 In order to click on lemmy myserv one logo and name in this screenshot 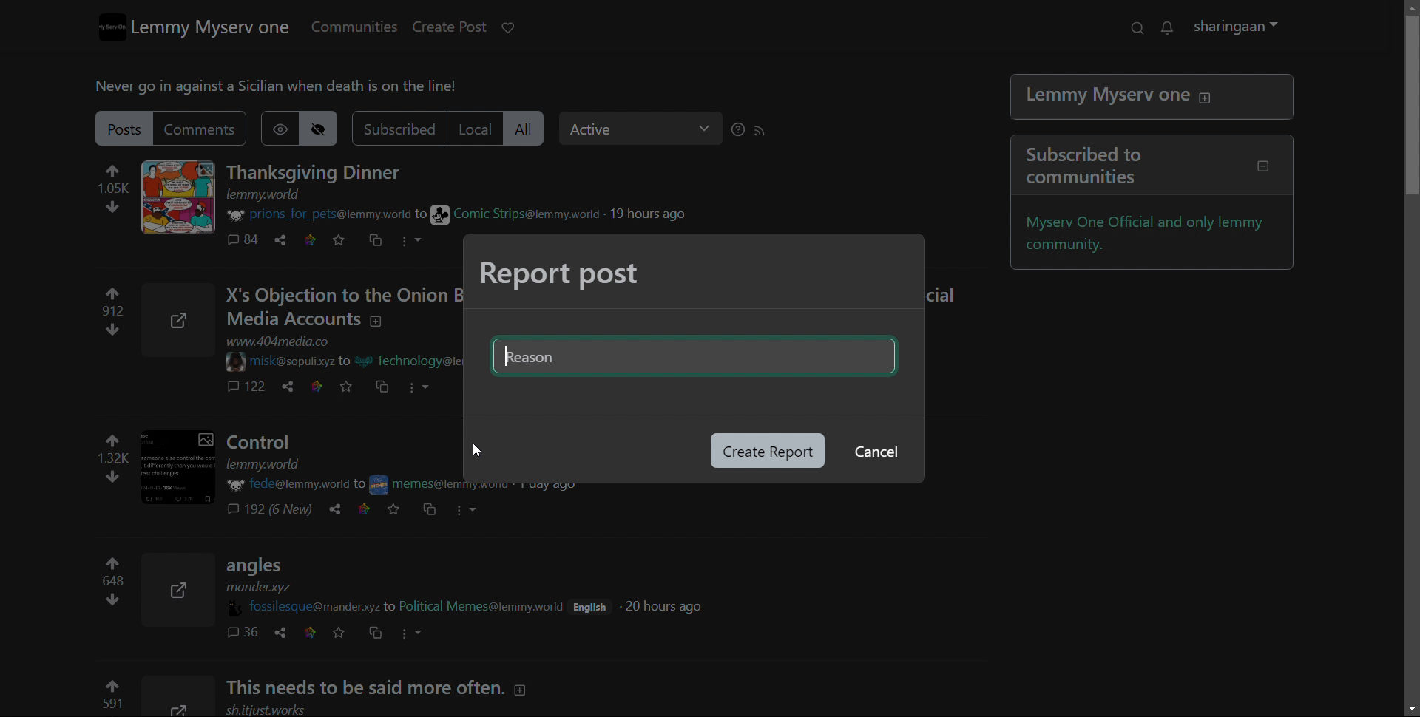, I will do `click(203, 27)`.